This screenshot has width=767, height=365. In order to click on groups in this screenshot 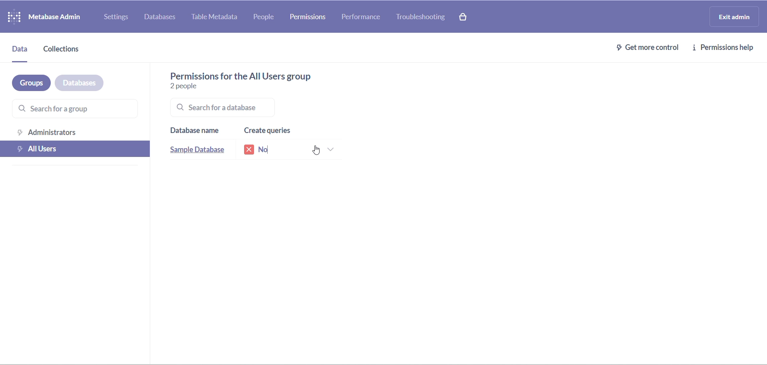, I will do `click(28, 84)`.